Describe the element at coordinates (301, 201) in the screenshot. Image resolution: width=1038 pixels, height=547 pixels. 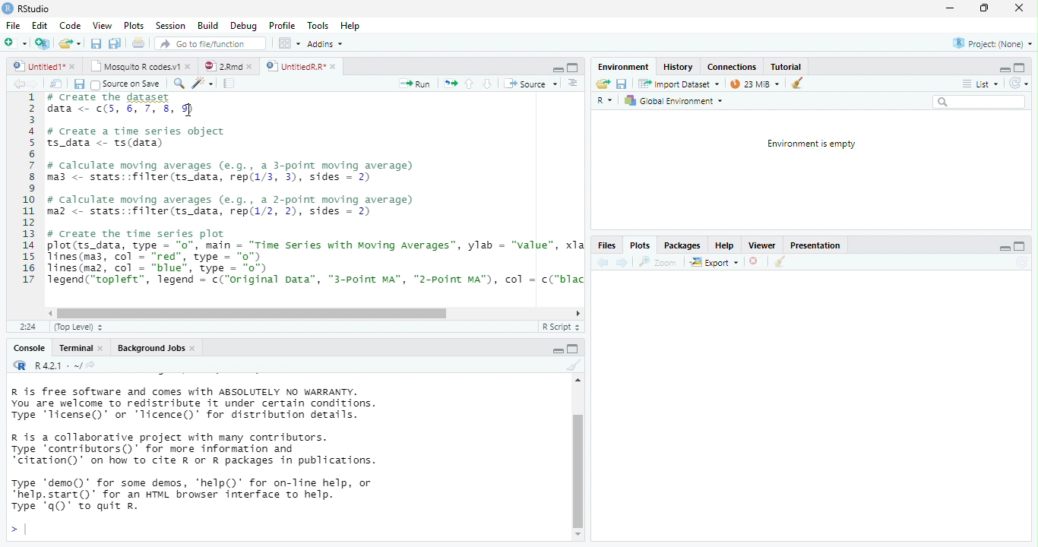
I see `3 4 # Create a time series object5 ts_data <- ts(data)67 # calculate moving averages (e.g., a 3-point moving average)8 ma3 <- stats::filter(ts_data, rep(1/3, 3), sides = 2)910 # calculate moving averages (e.g., a 2-point moving average)11 maz <- stats::filter(ts_data, rep(1/2, 2), sides = 2)1213 # create the time series plot14 plot(ts_data, type = "0", main = "Time series with Moving Averages”, ylab = "value", xla15 Tines(ma3, col = "red", type = "o")16 lines(maz, col = “blue”, type = "0")17 legend("topleft”, legend - c("original pata”, "3-point MA", "2-Point MA™), col = c("blac` at that location.